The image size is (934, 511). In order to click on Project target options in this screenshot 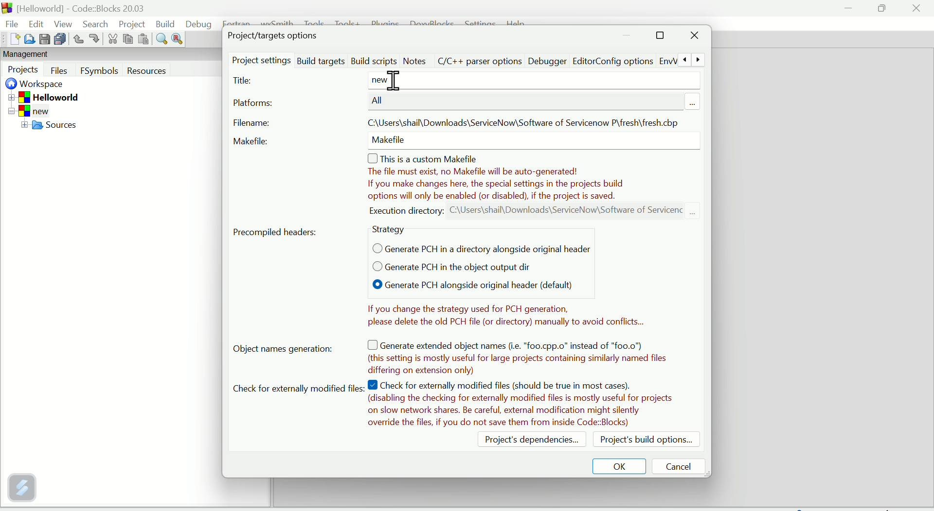, I will do `click(275, 35)`.